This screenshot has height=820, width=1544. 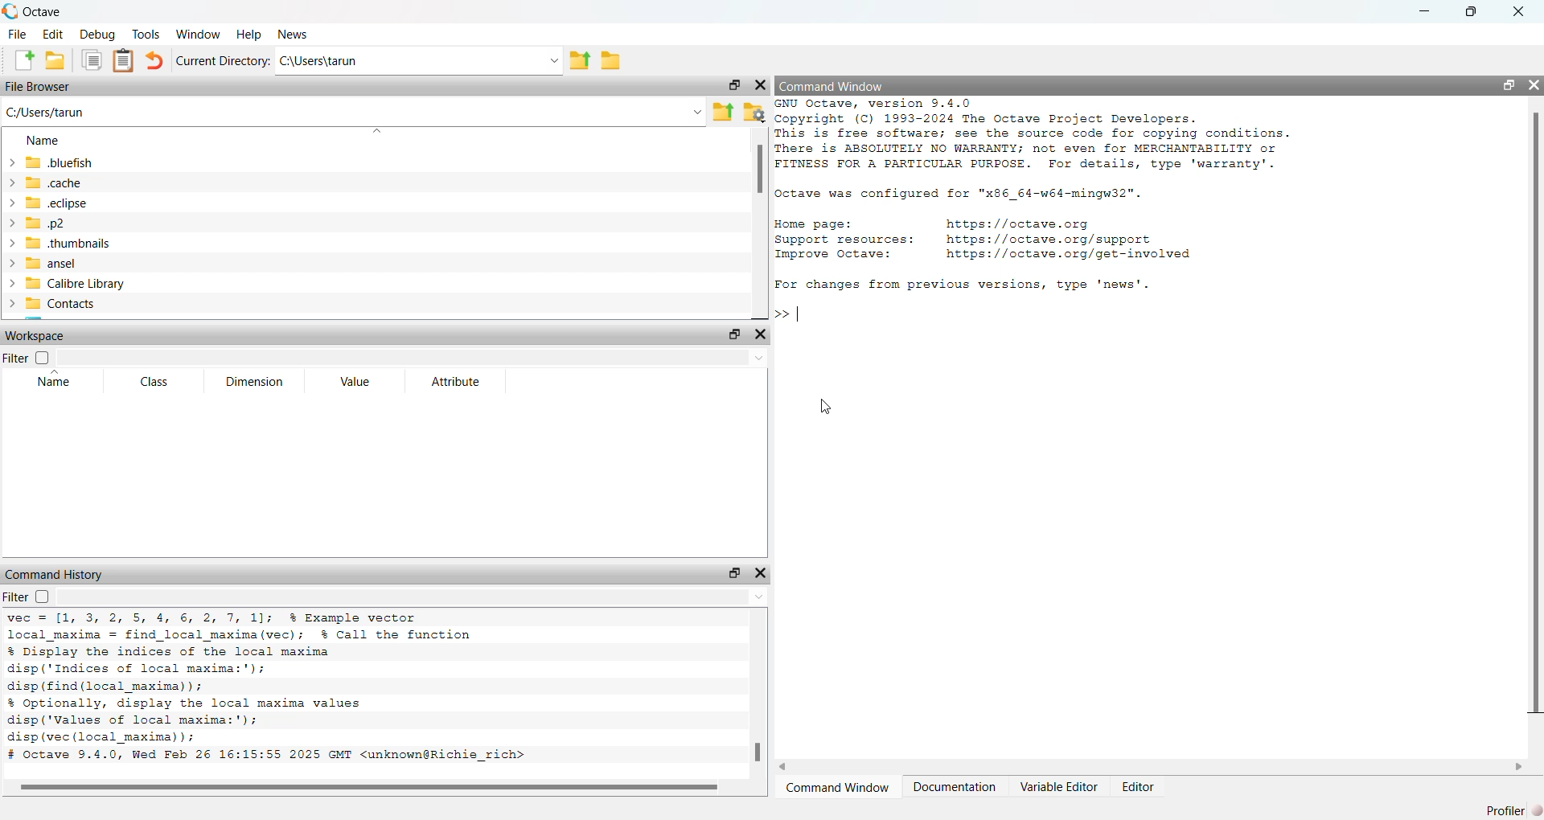 What do you see at coordinates (57, 574) in the screenshot?
I see `Command History` at bounding box center [57, 574].